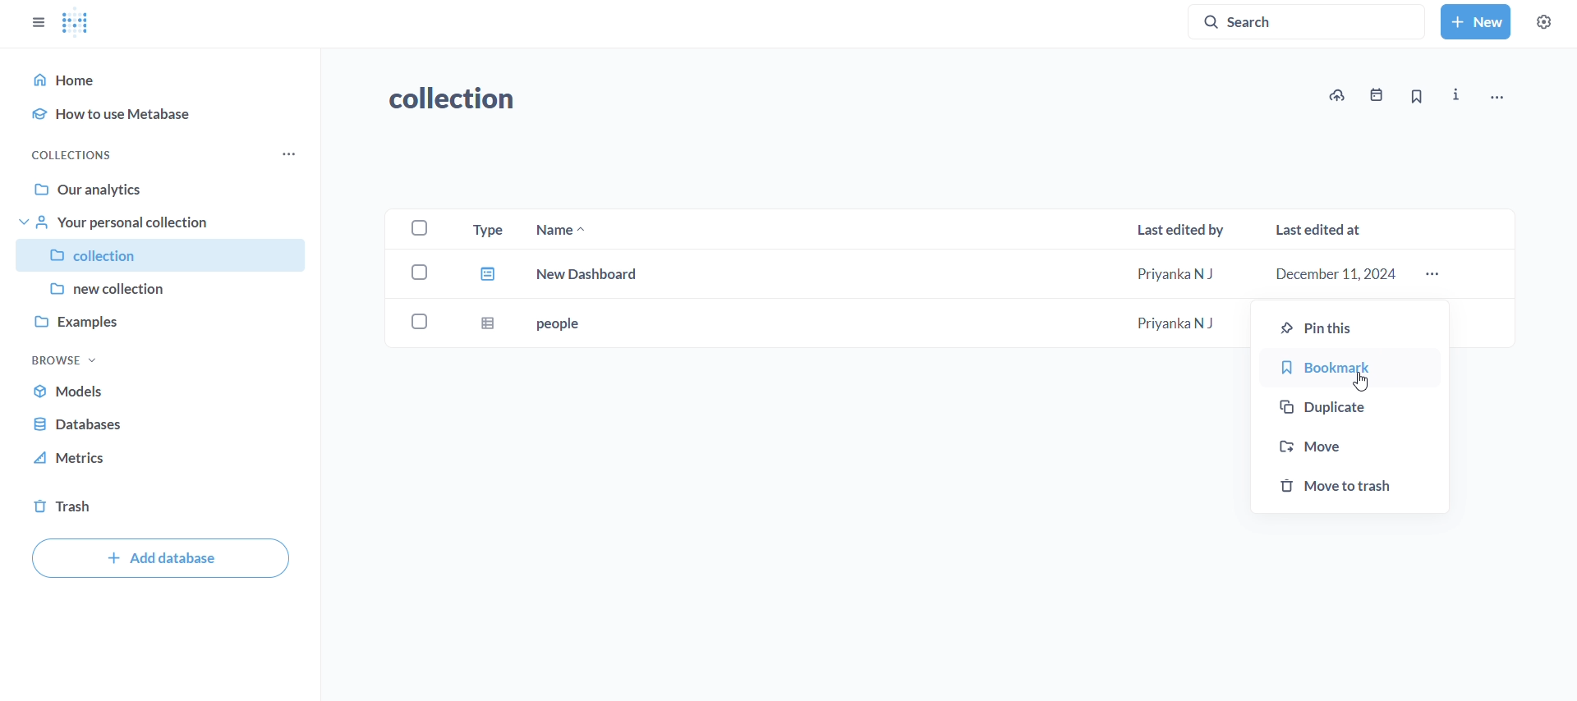  What do you see at coordinates (1543, 22) in the screenshot?
I see `settings` at bounding box center [1543, 22].